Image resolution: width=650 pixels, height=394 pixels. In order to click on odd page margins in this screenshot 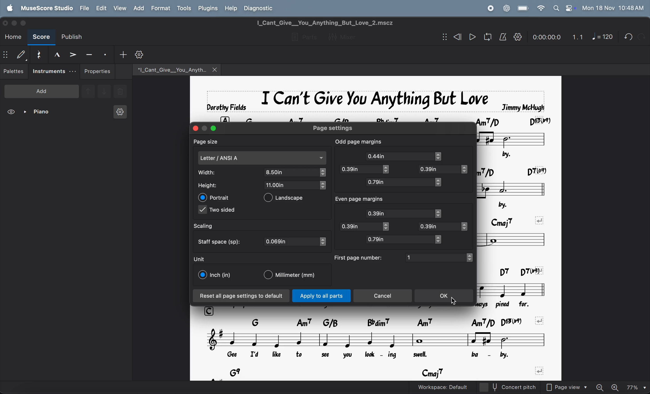, I will do `click(359, 141)`.